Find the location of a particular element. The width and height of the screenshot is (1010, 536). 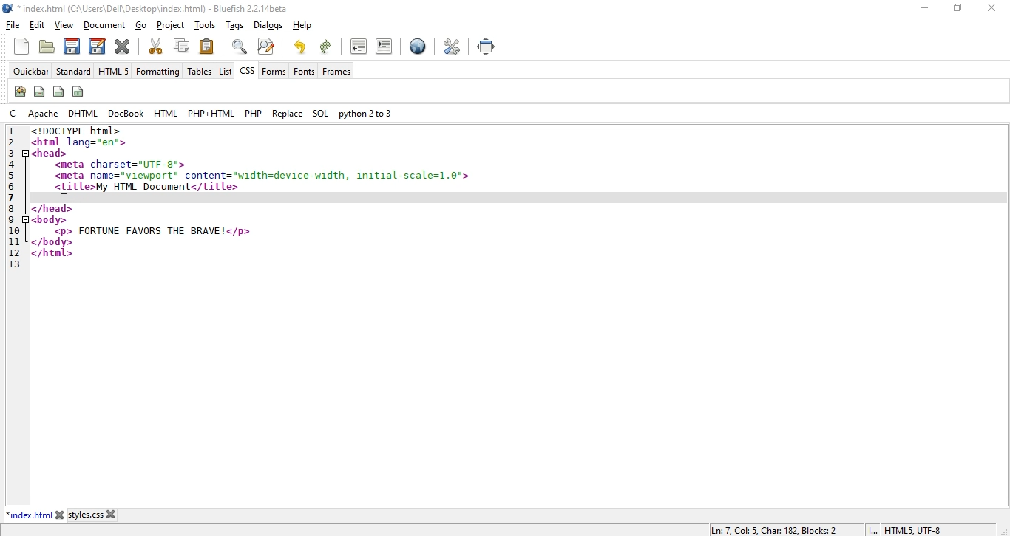

9 is located at coordinates (13, 219).